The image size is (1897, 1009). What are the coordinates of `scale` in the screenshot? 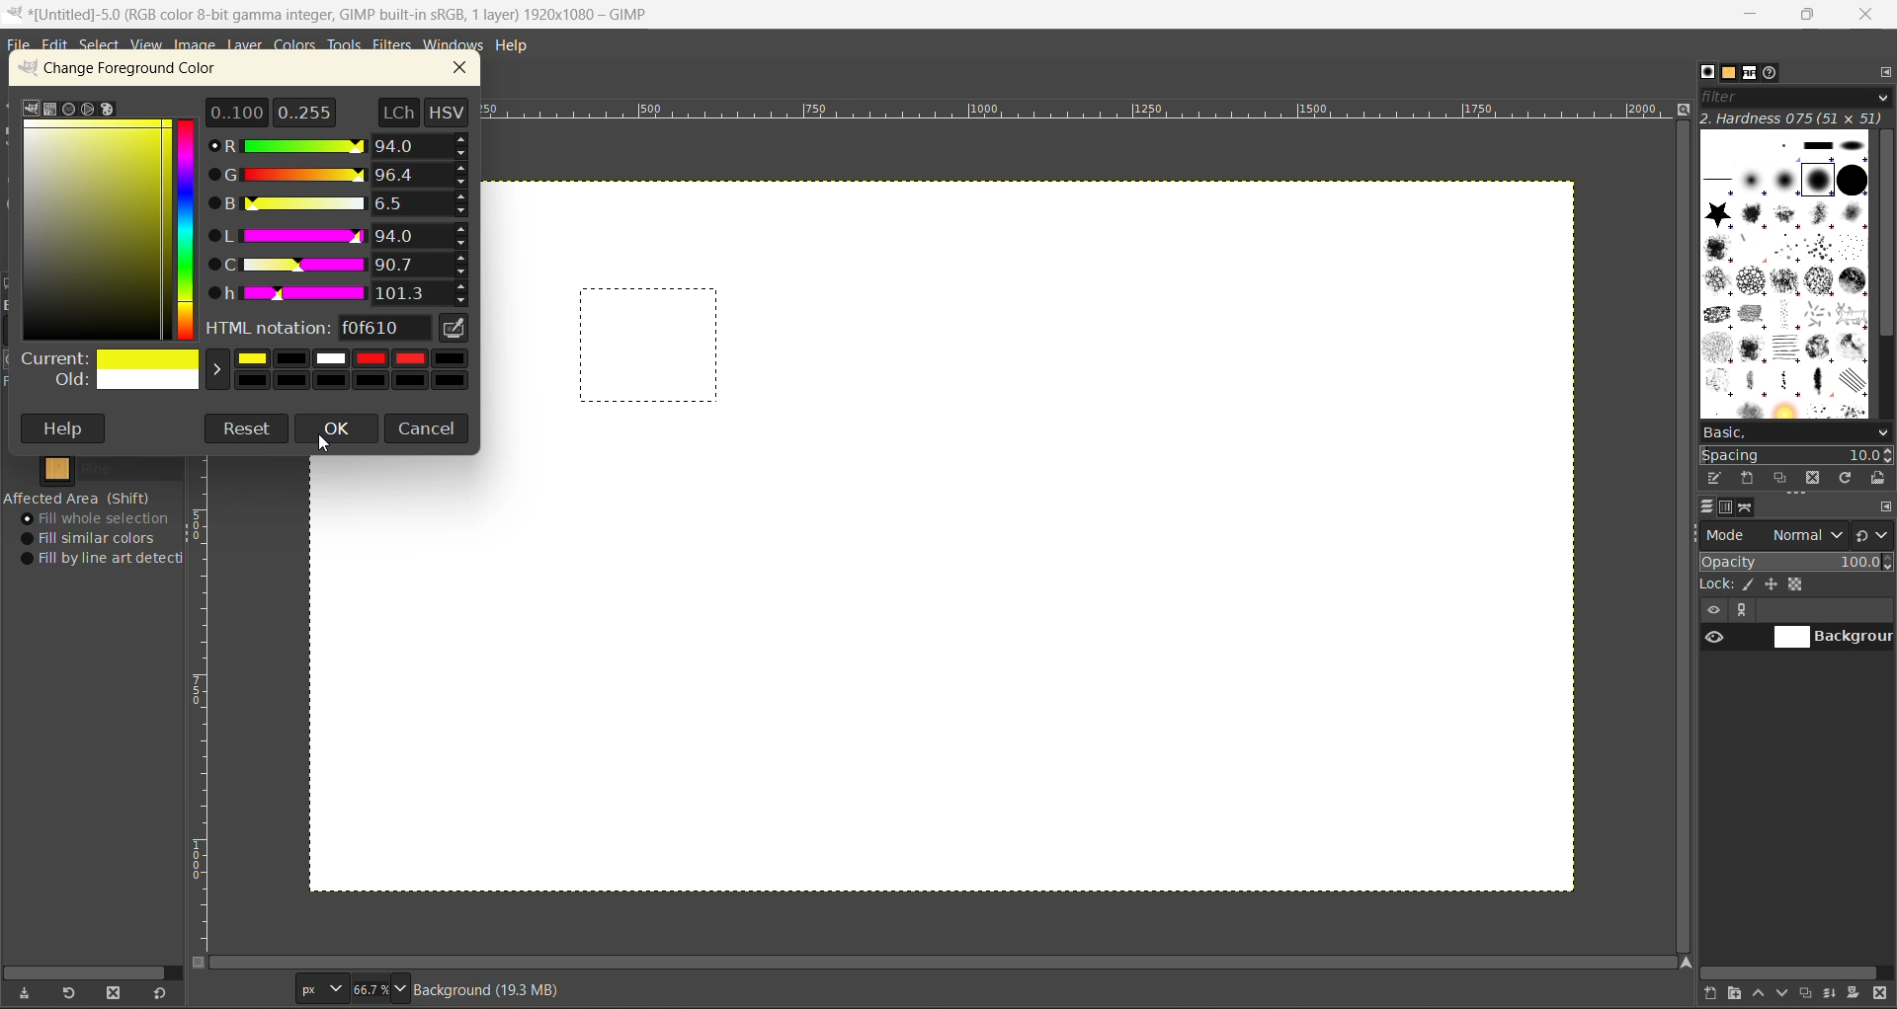 It's located at (1081, 114).